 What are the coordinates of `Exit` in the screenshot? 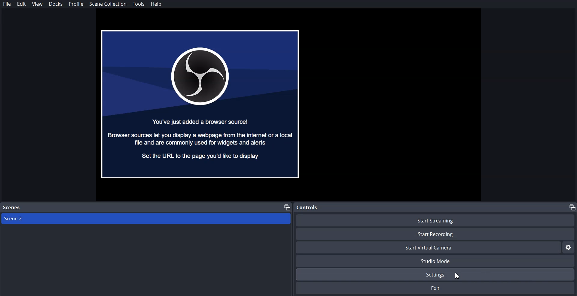 It's located at (436, 288).